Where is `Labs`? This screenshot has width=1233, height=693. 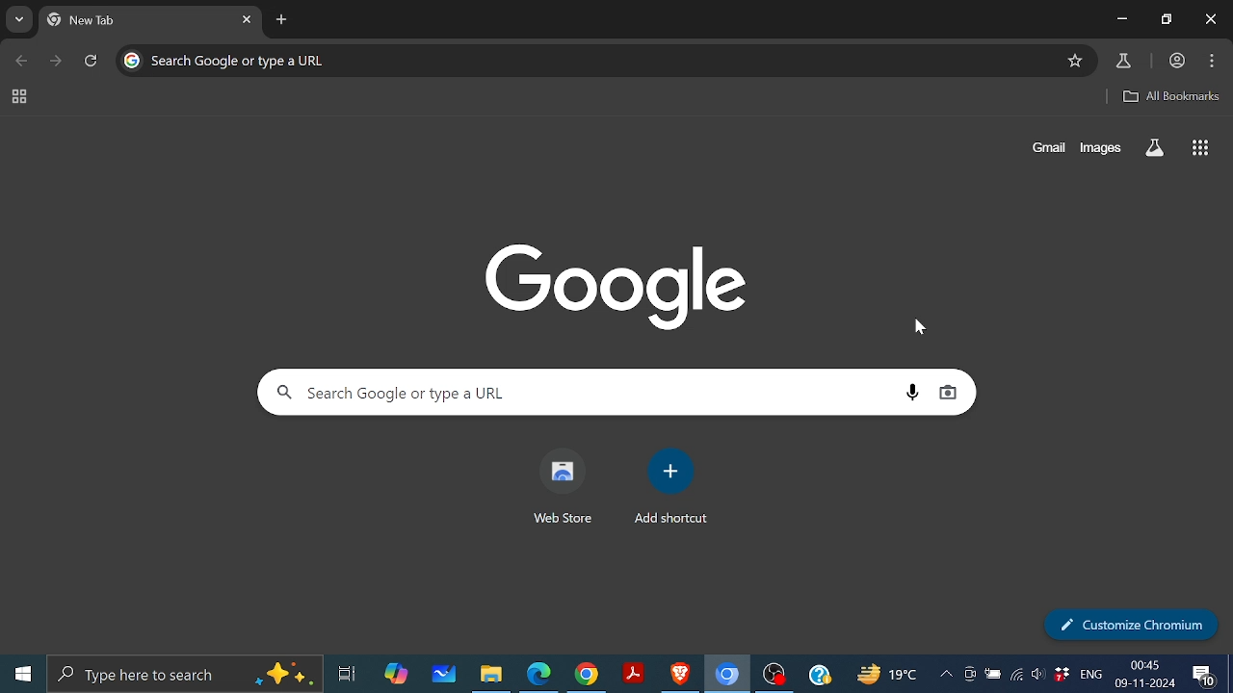
Labs is located at coordinates (1123, 61).